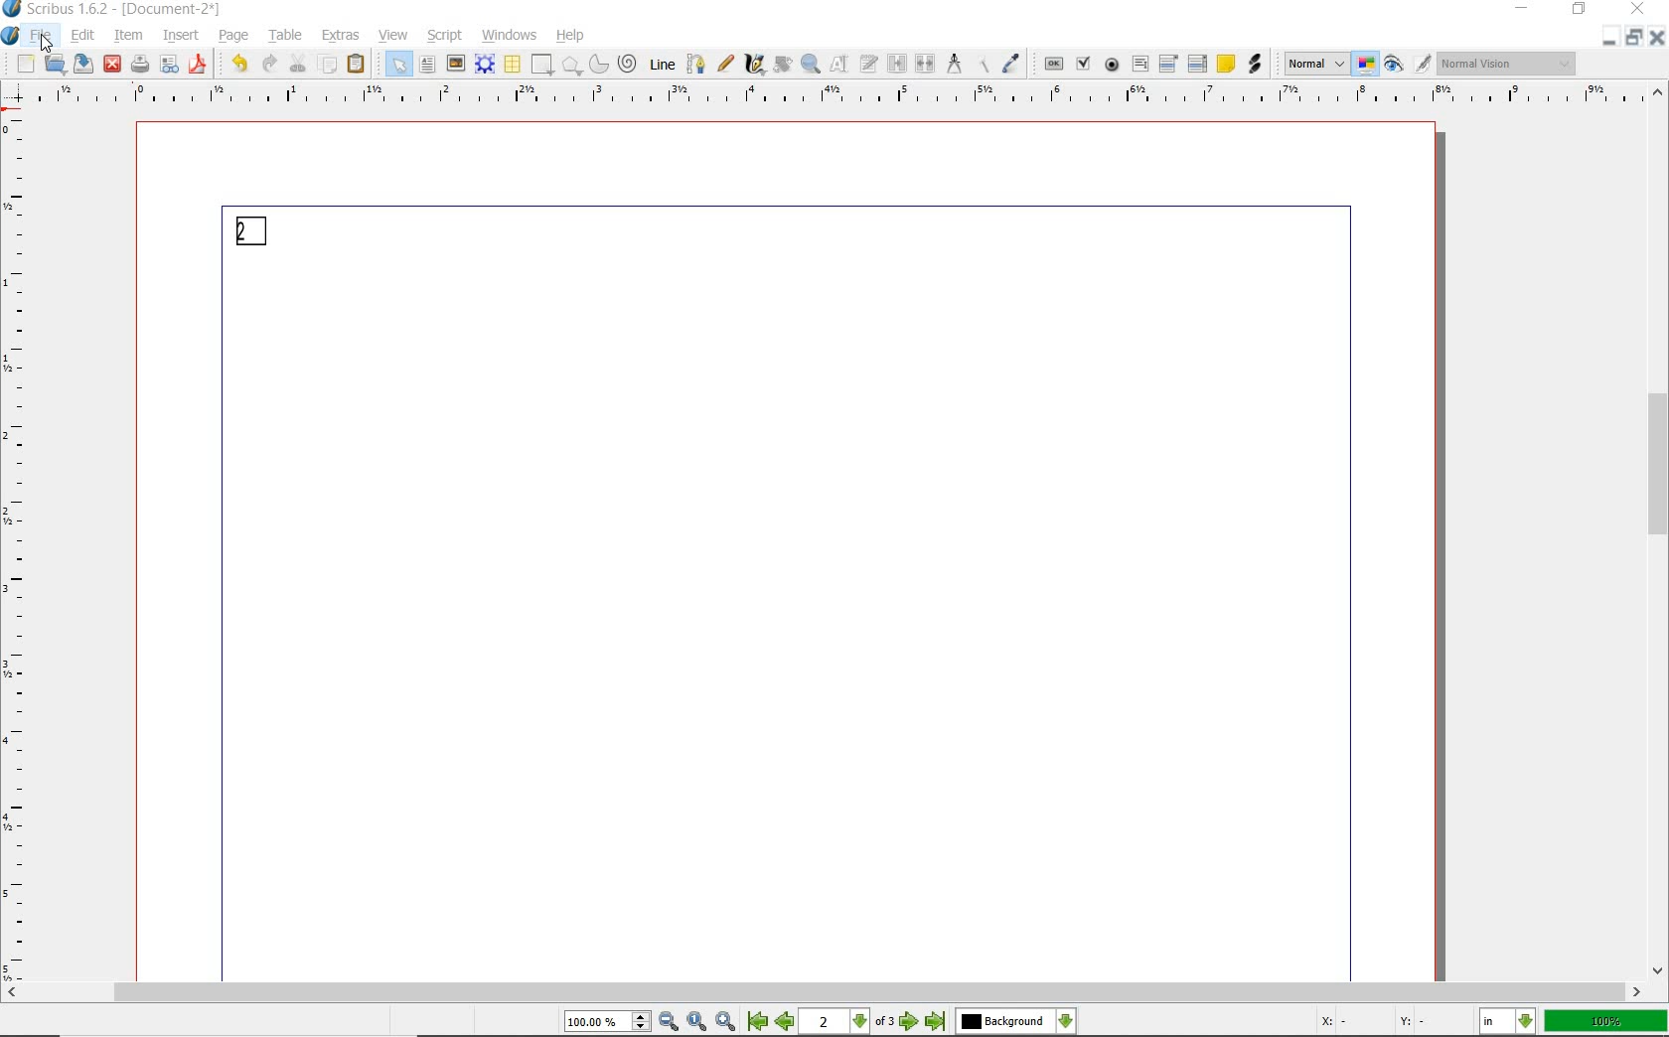 The width and height of the screenshot is (1669, 1037). I want to click on Previous Page, so click(787, 1024).